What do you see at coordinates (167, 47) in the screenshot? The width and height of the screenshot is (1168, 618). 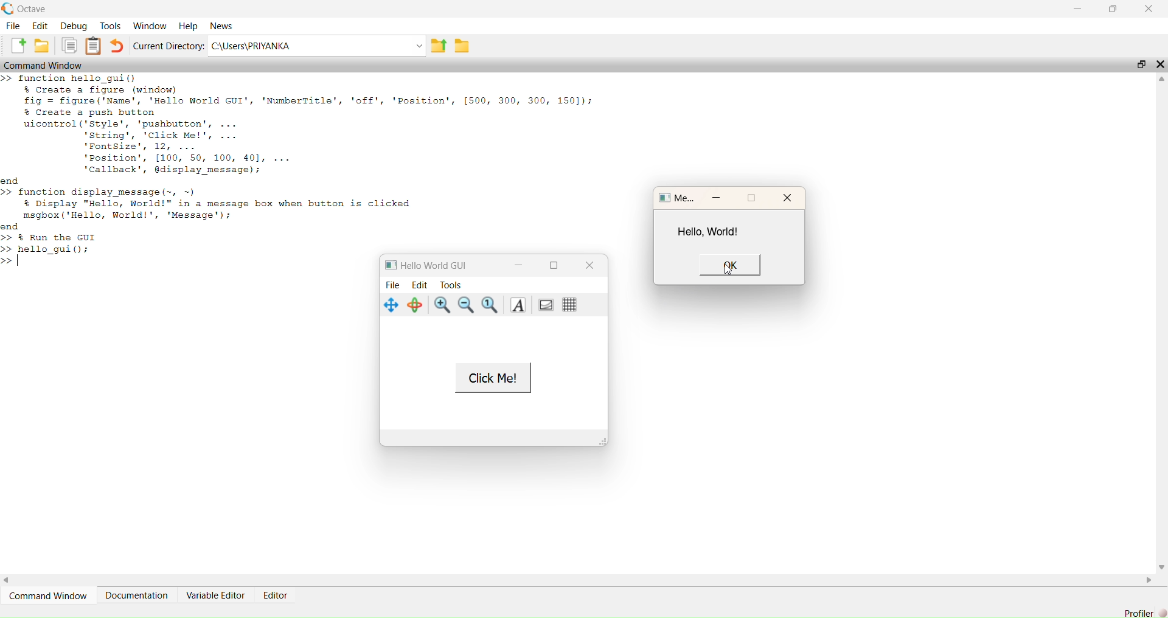 I see `‘Current Directory:` at bounding box center [167, 47].